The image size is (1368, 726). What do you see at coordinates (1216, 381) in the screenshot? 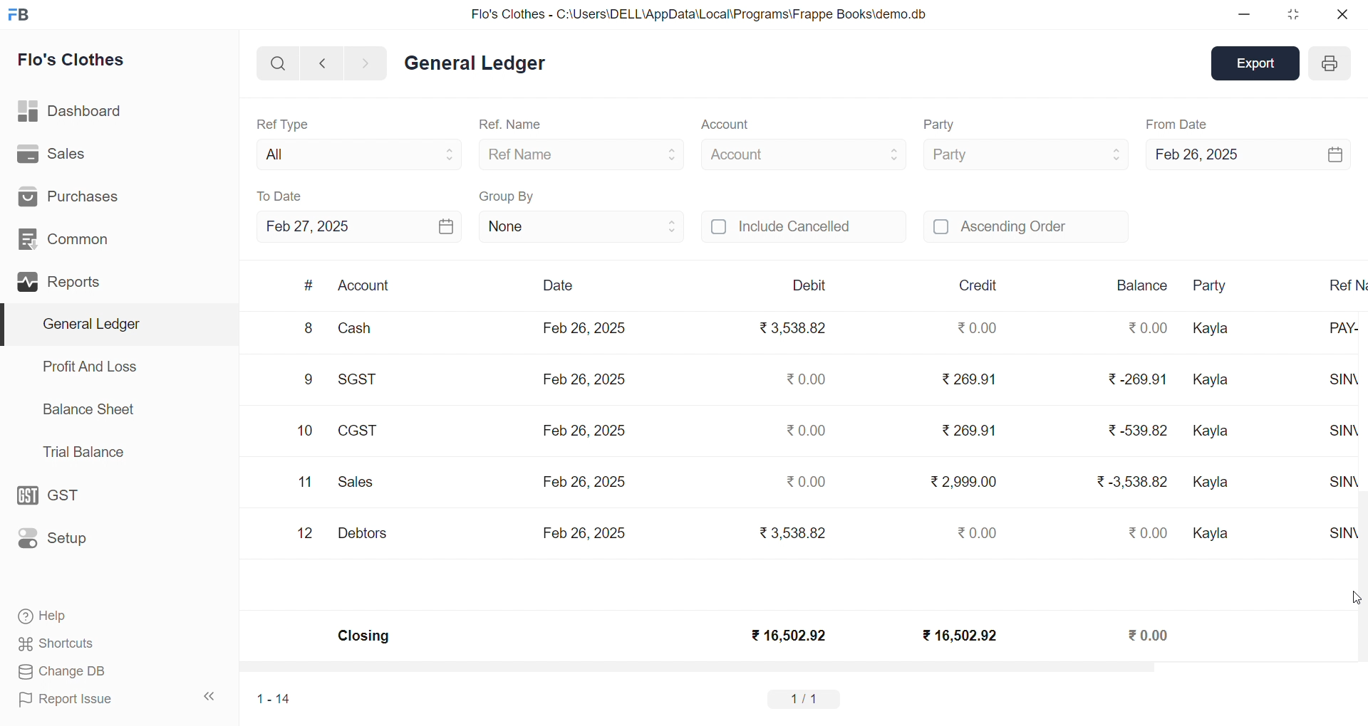
I see `Kayla` at bounding box center [1216, 381].